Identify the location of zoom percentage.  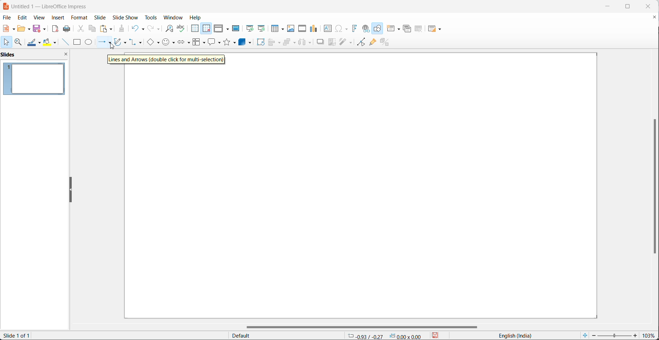
(650, 334).